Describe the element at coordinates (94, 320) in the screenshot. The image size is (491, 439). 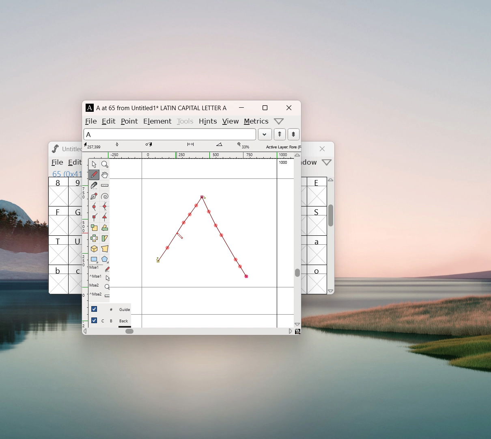
I see `checkbox` at that location.